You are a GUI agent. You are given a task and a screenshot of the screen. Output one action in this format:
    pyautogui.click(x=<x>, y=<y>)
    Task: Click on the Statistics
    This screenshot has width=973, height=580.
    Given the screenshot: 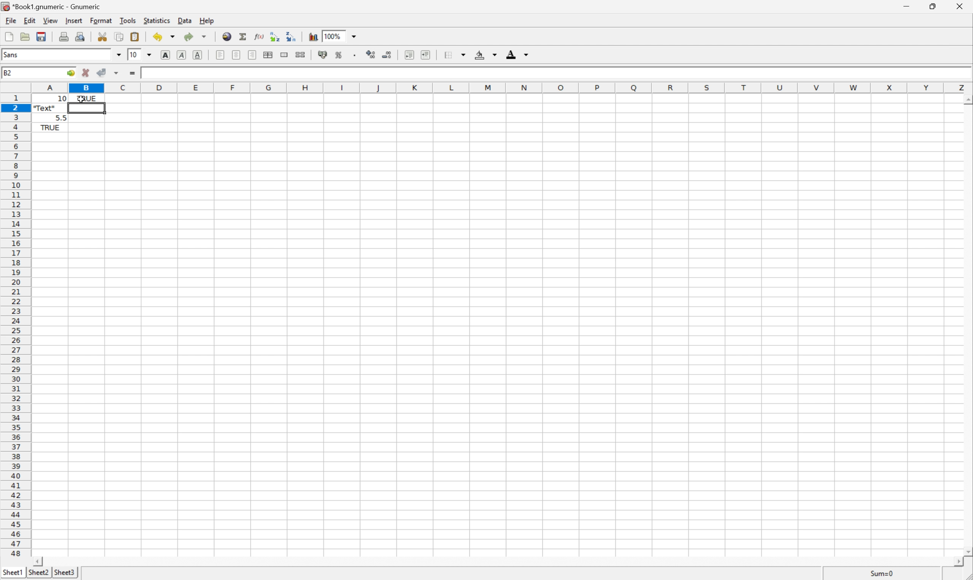 What is the action you would take?
    pyautogui.click(x=156, y=20)
    